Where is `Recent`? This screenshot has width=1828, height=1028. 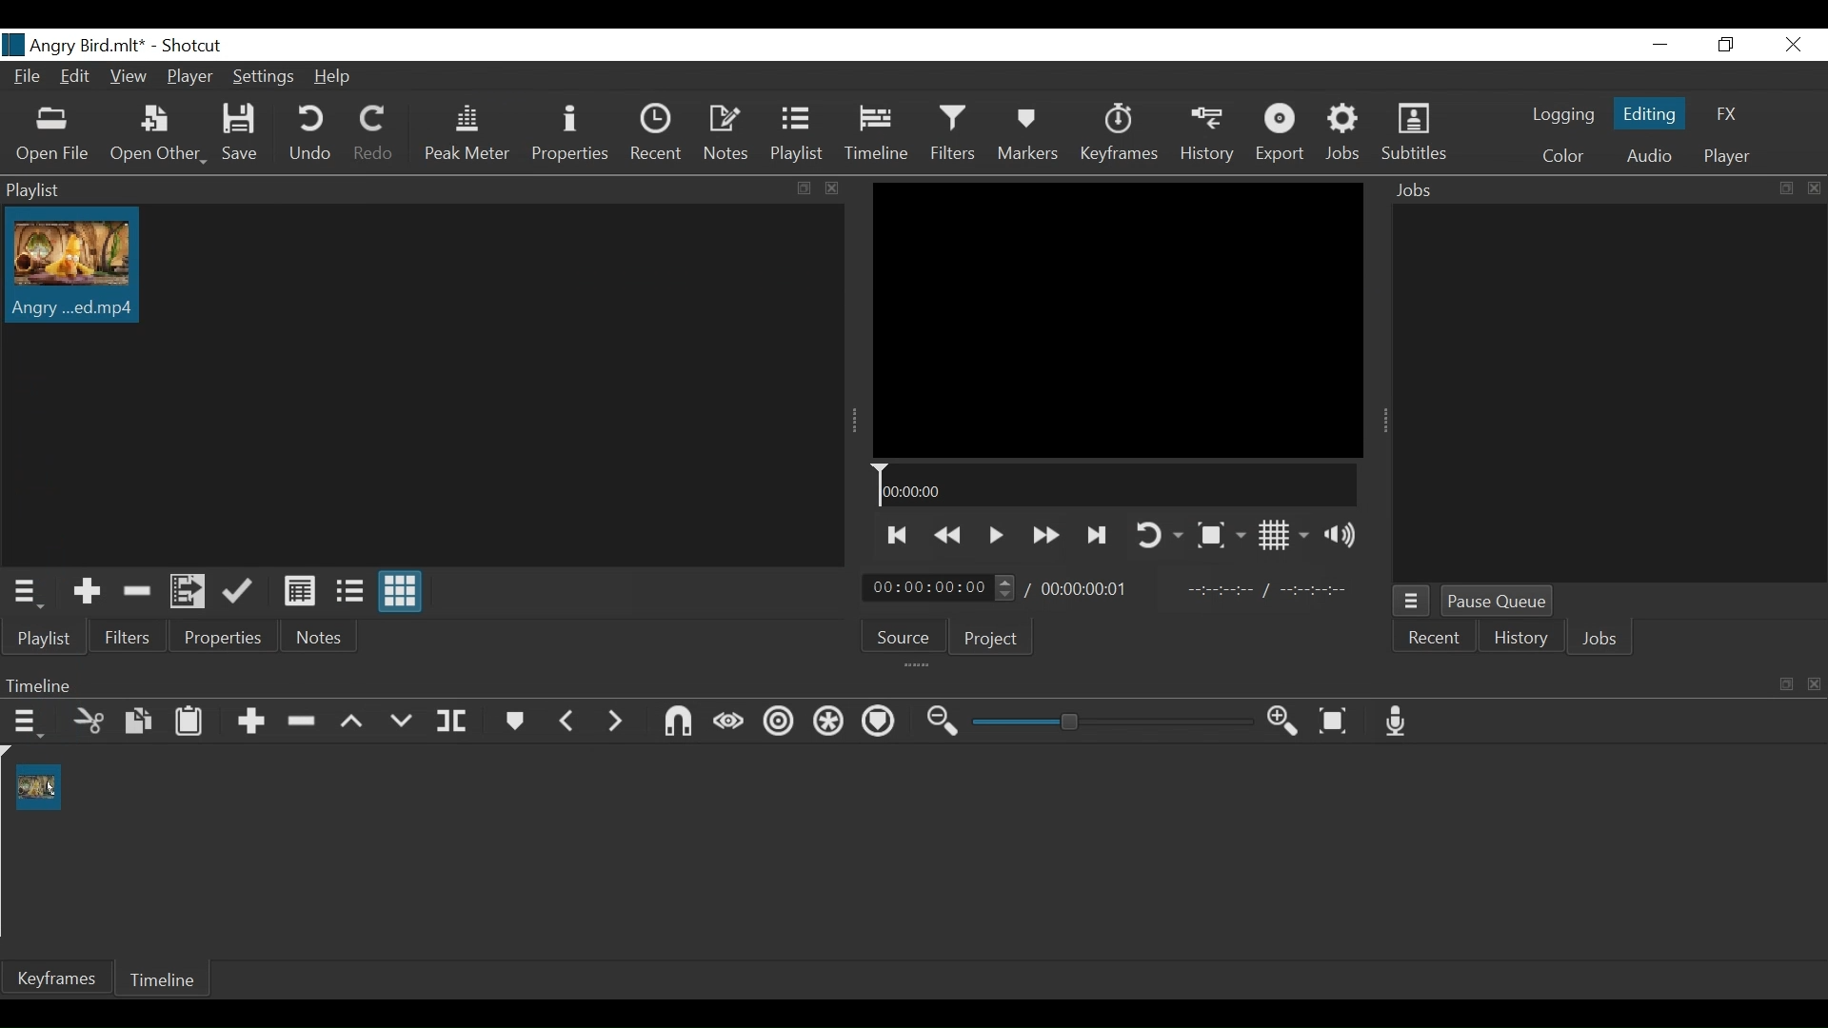 Recent is located at coordinates (1436, 637).